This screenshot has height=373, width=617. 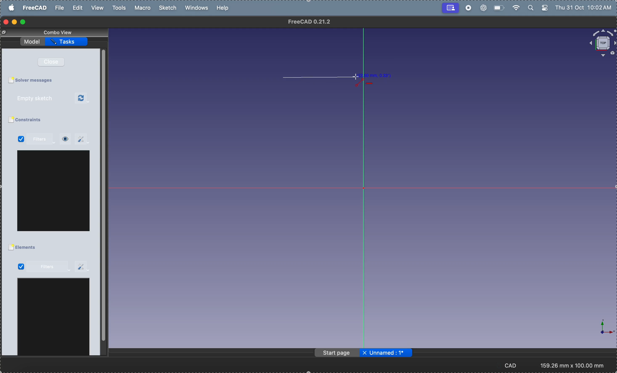 What do you see at coordinates (33, 41) in the screenshot?
I see `model` at bounding box center [33, 41].